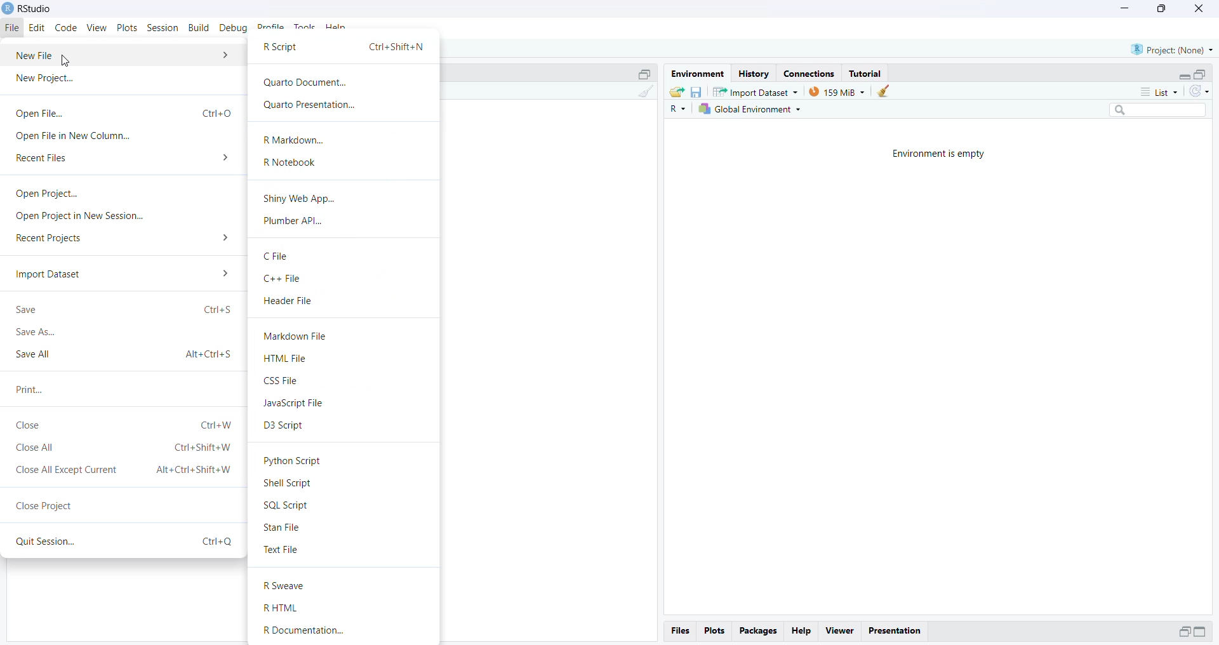  Describe the element at coordinates (124, 309) in the screenshot. I see `Save Ctrl+S` at that location.